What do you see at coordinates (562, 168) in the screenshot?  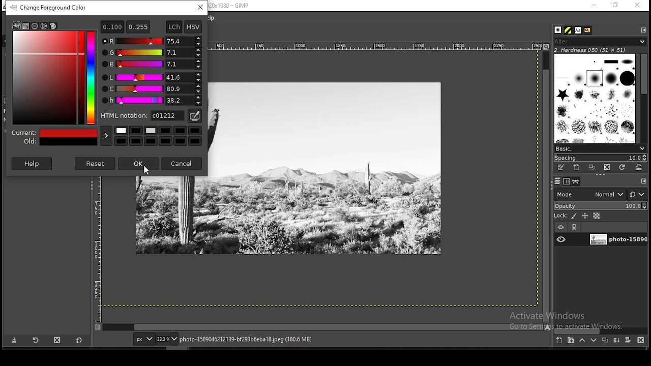 I see `edit brush` at bounding box center [562, 168].